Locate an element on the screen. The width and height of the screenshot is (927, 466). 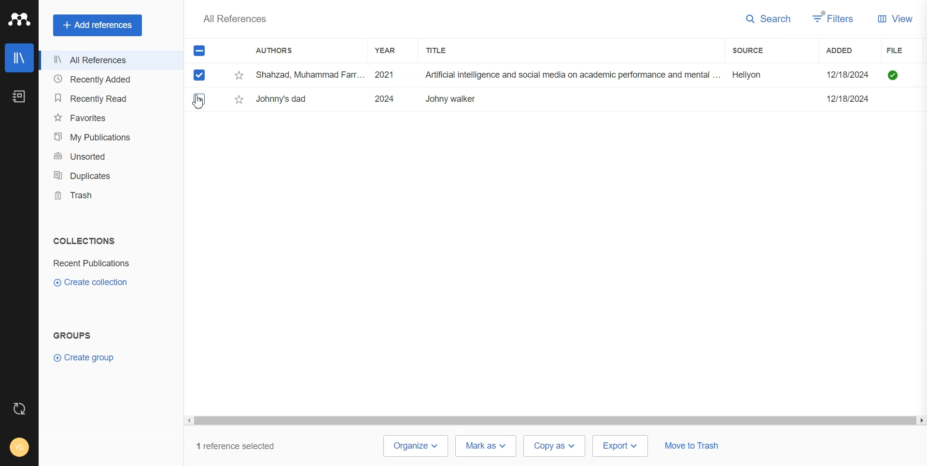
Library is located at coordinates (19, 58).